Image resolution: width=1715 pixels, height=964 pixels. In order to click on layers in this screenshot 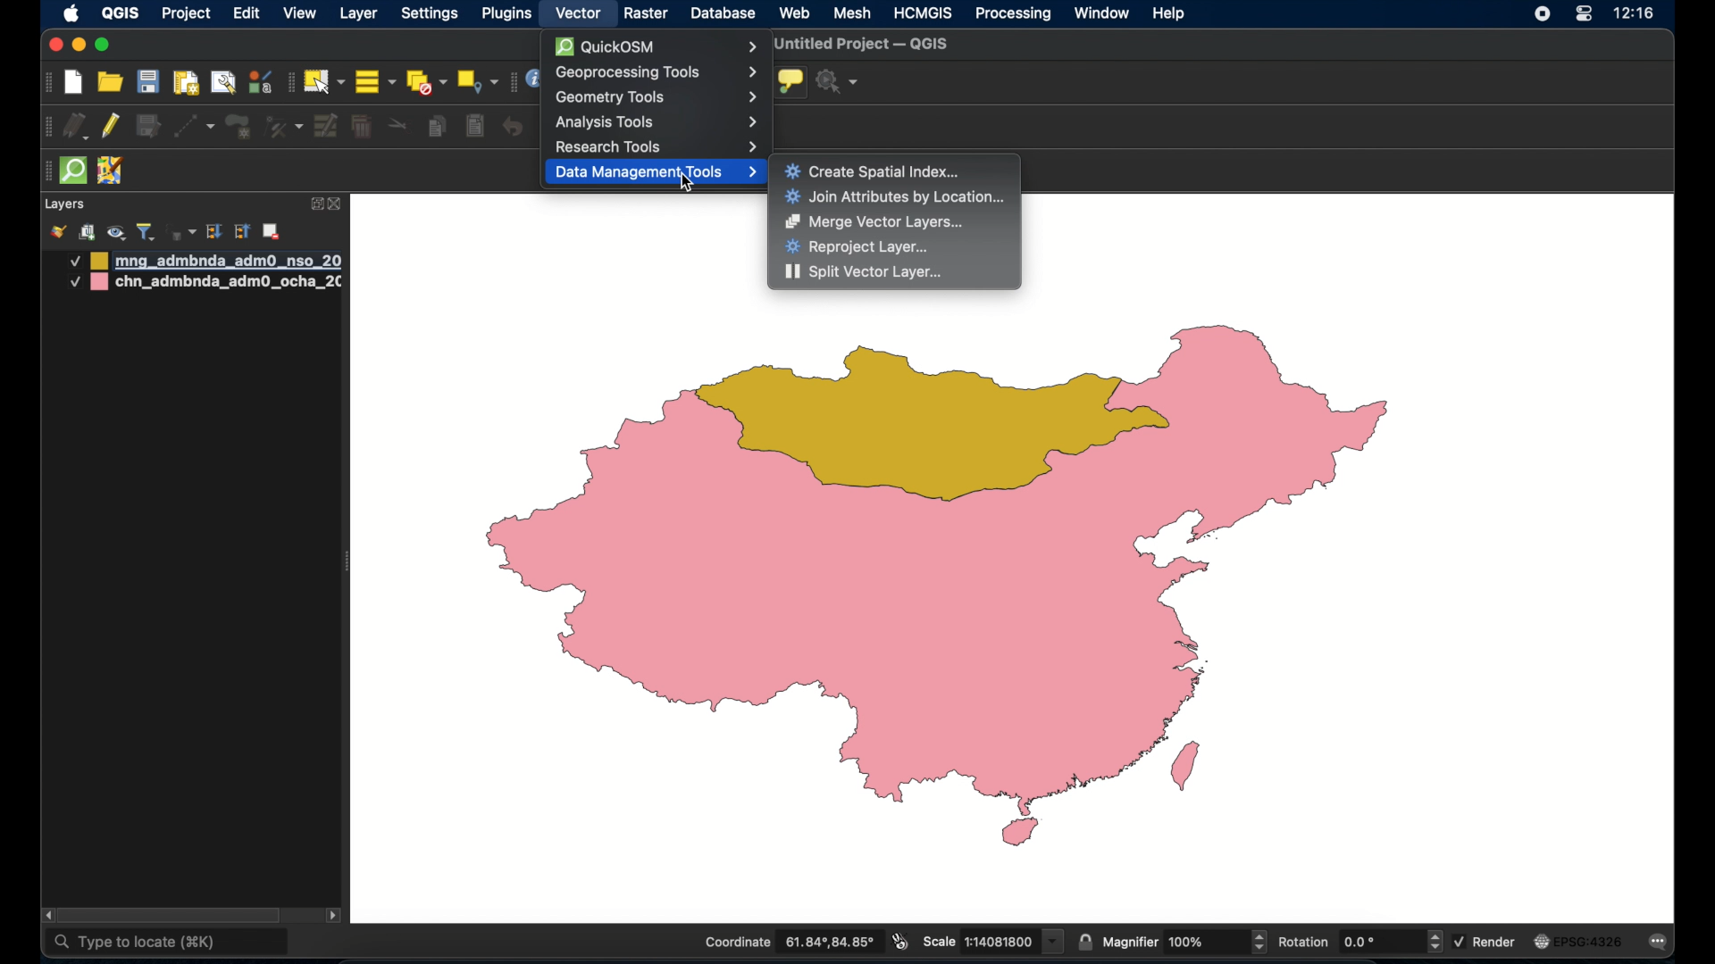, I will do `click(64, 205)`.